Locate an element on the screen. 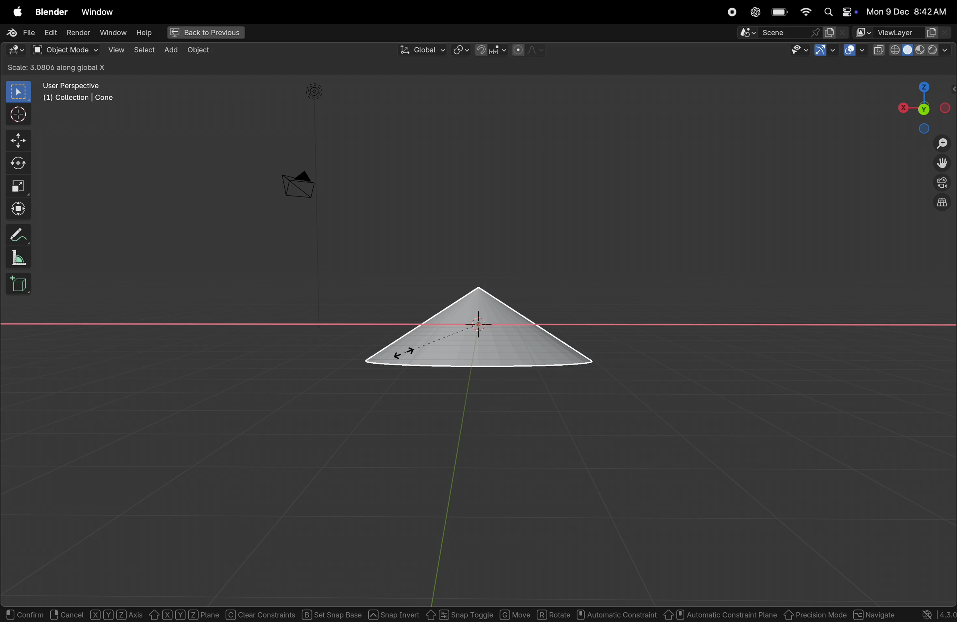 Image resolution: width=957 pixels, height=622 pixels. show visinlilty is located at coordinates (800, 50).